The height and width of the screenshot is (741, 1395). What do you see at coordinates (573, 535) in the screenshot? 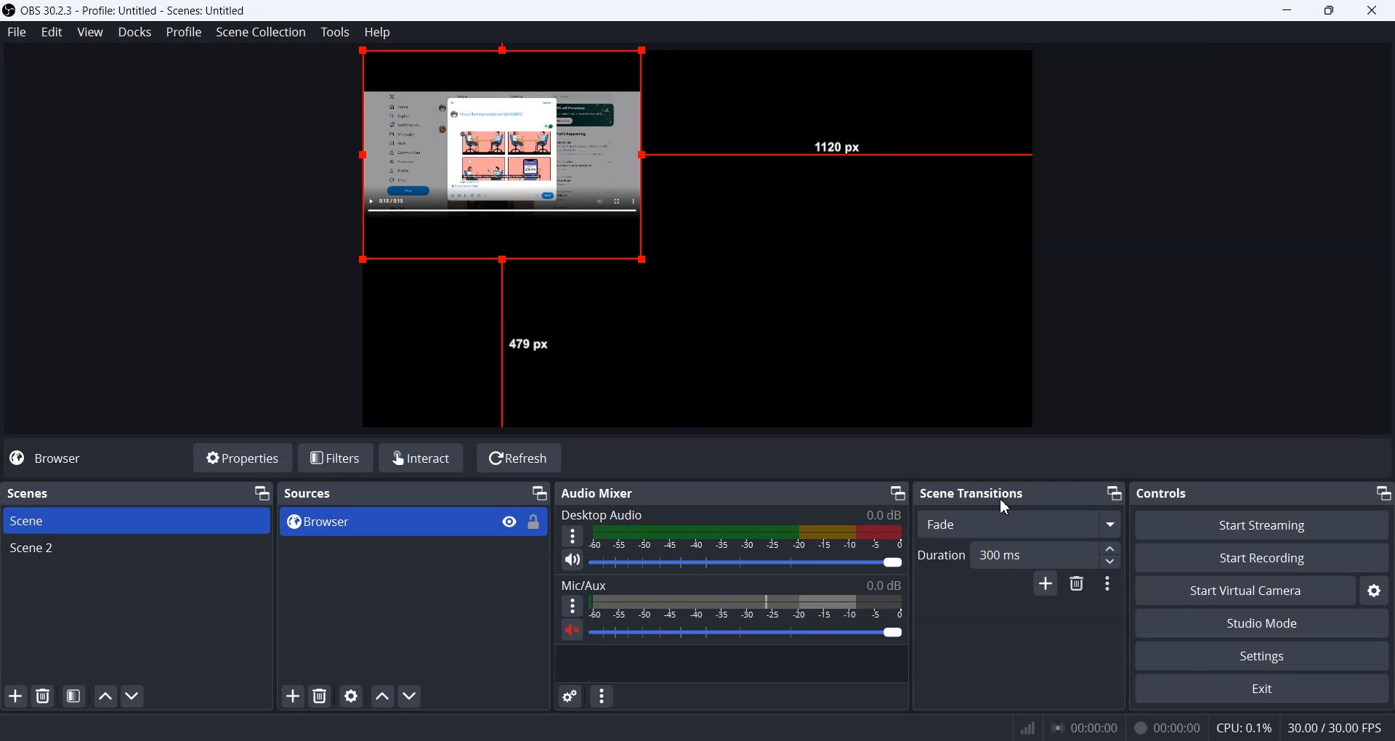
I see `More` at bounding box center [573, 535].